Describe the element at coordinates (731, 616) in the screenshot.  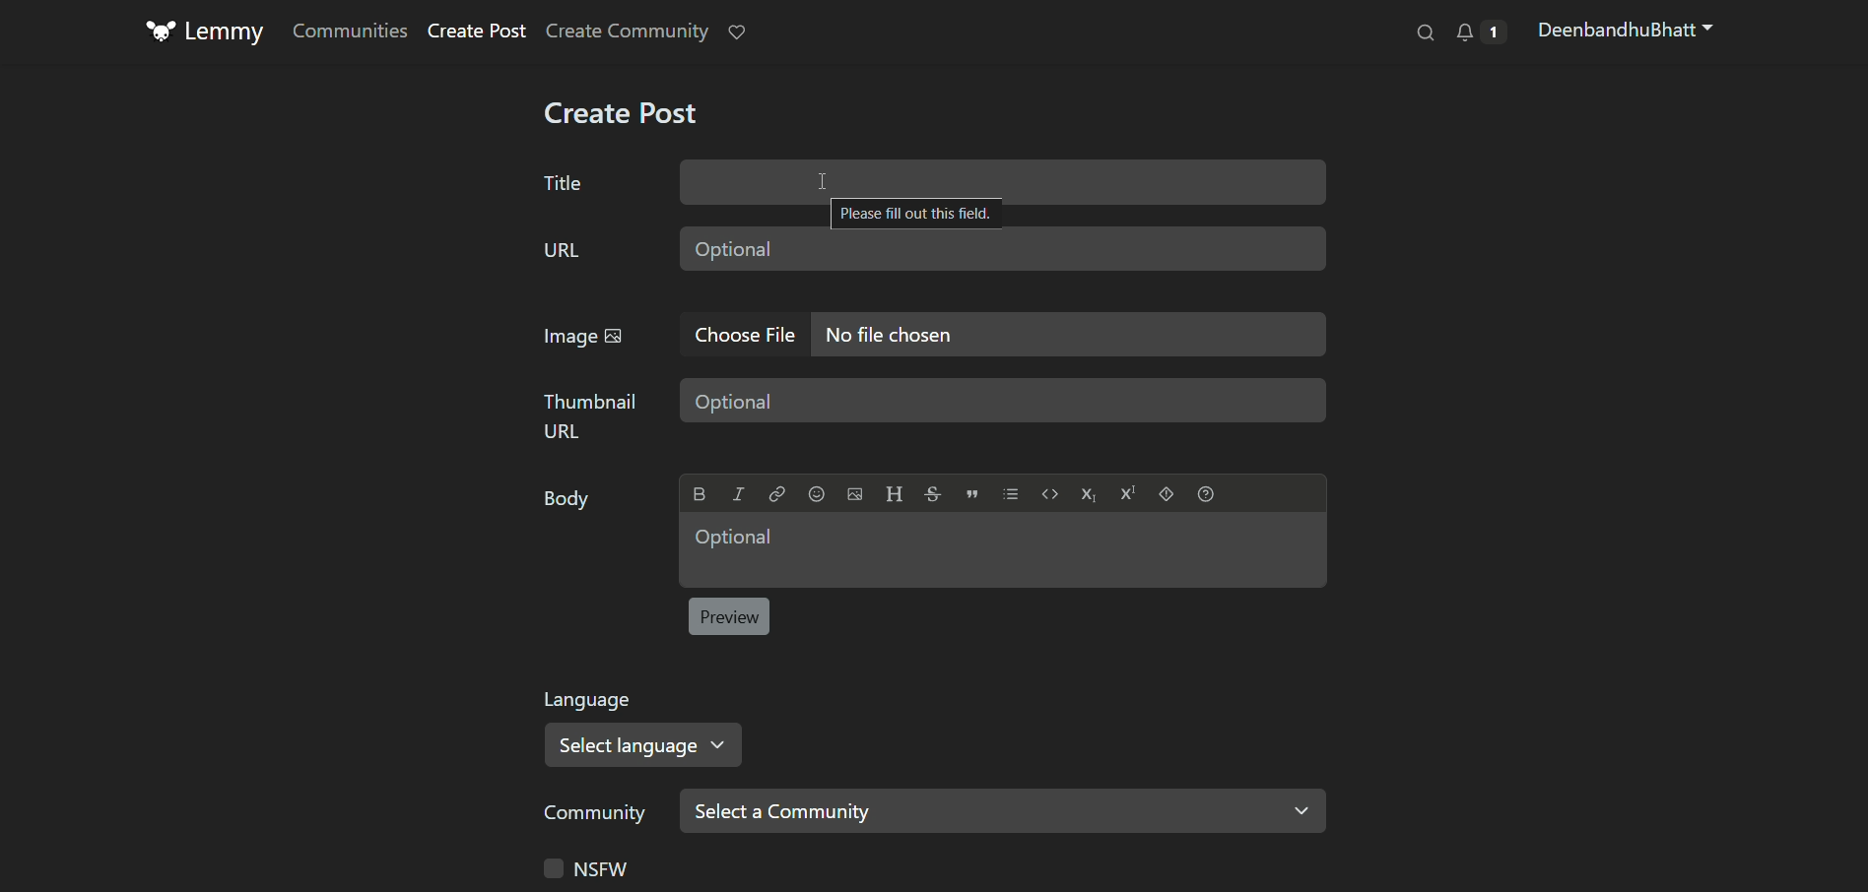
I see `preview` at that location.